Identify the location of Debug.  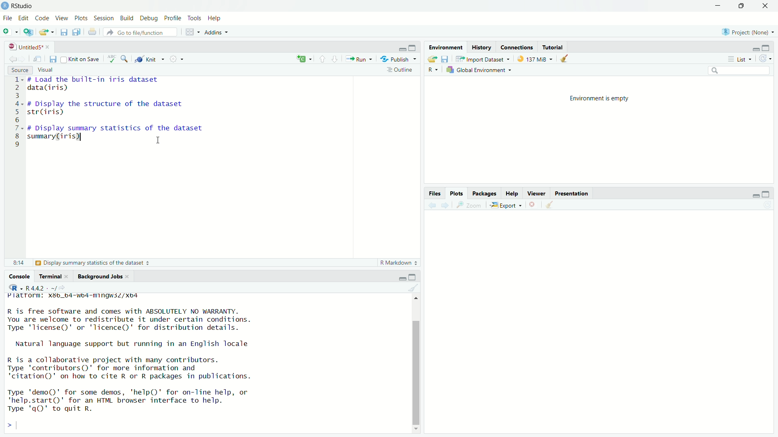
(150, 18).